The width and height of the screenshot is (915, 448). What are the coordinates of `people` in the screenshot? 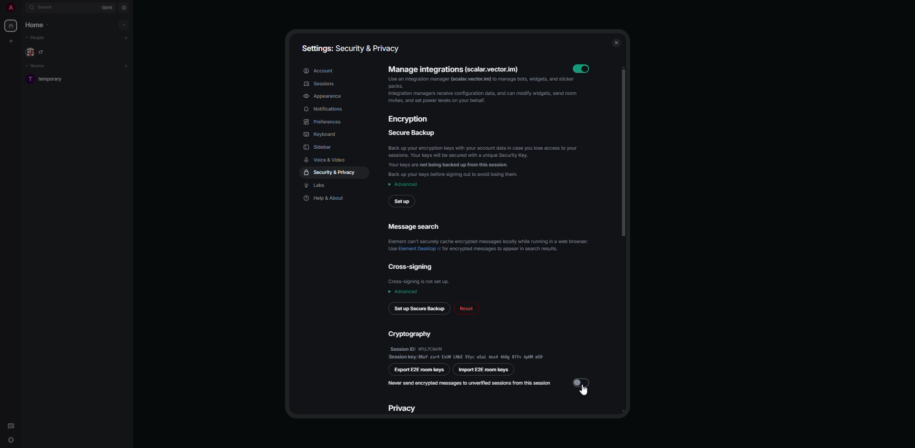 It's located at (37, 38).